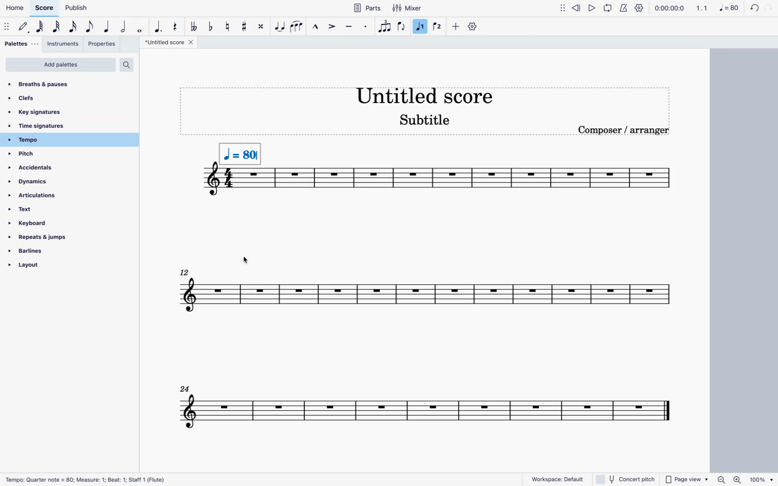 The image size is (778, 486). What do you see at coordinates (364, 9) in the screenshot?
I see `parts` at bounding box center [364, 9].